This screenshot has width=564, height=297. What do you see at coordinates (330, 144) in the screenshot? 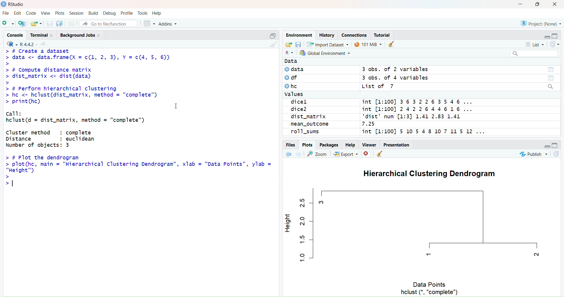
I see `Packages` at bounding box center [330, 144].